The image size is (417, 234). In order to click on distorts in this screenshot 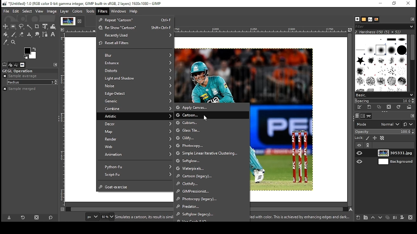, I will do `click(135, 70)`.